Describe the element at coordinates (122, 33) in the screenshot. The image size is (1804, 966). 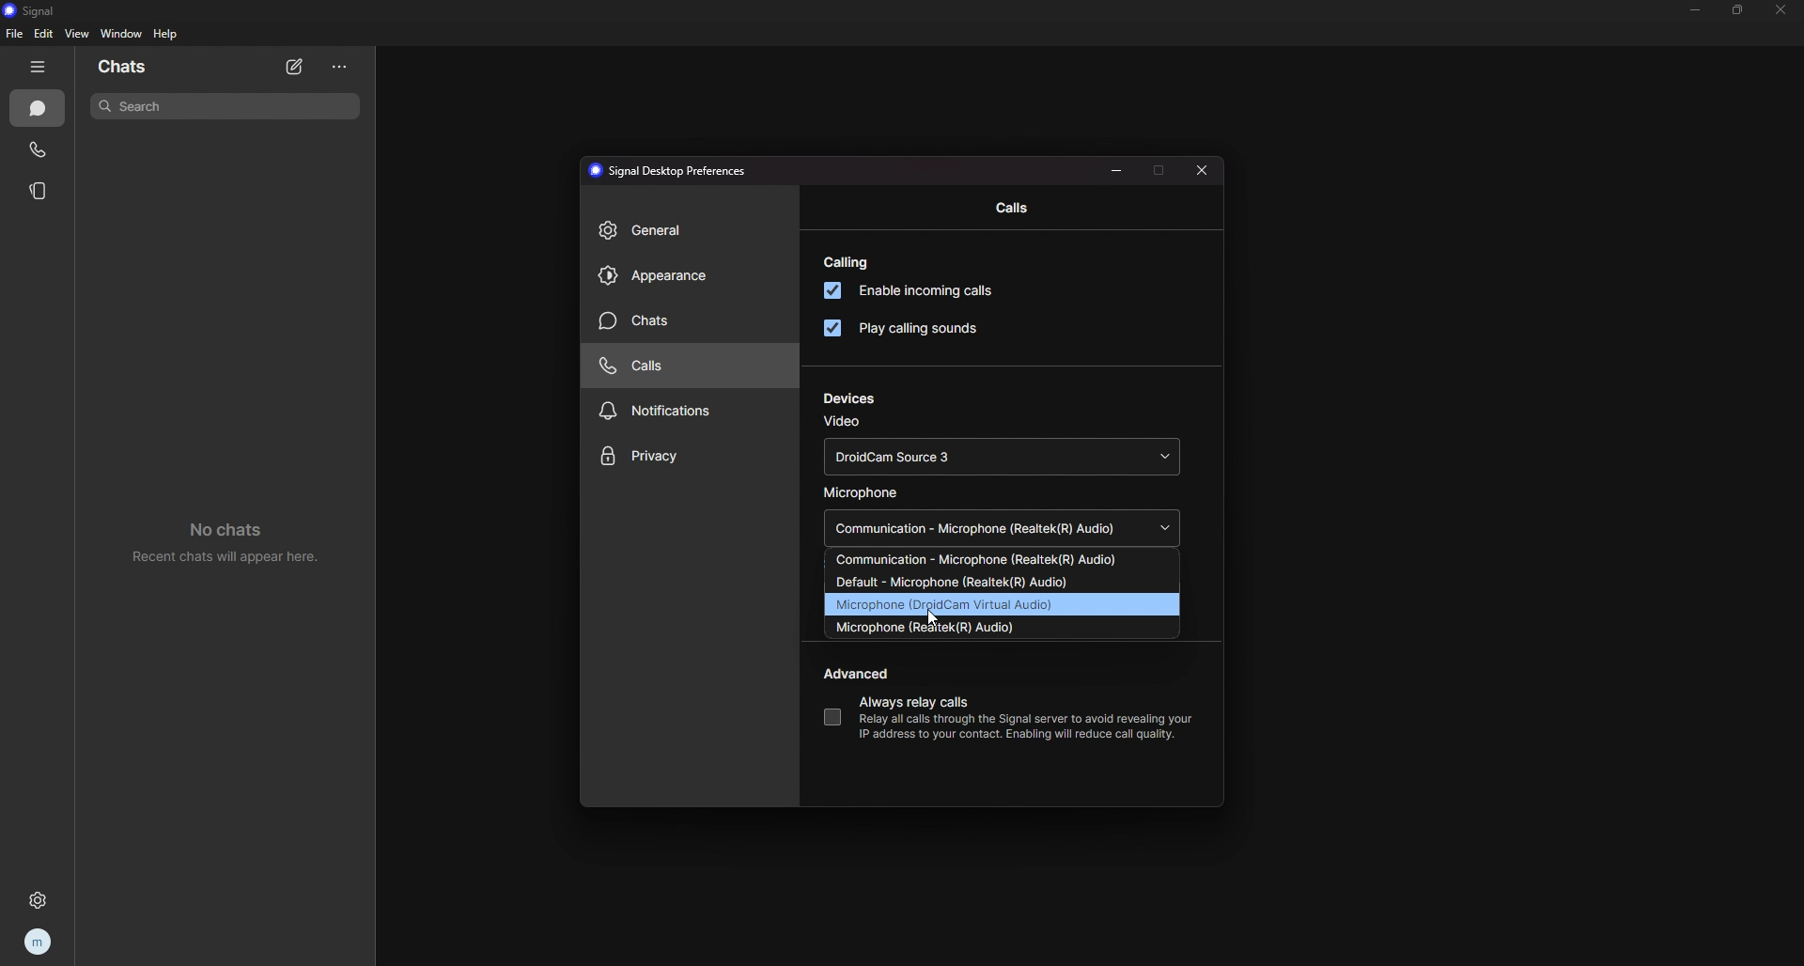
I see `window` at that location.